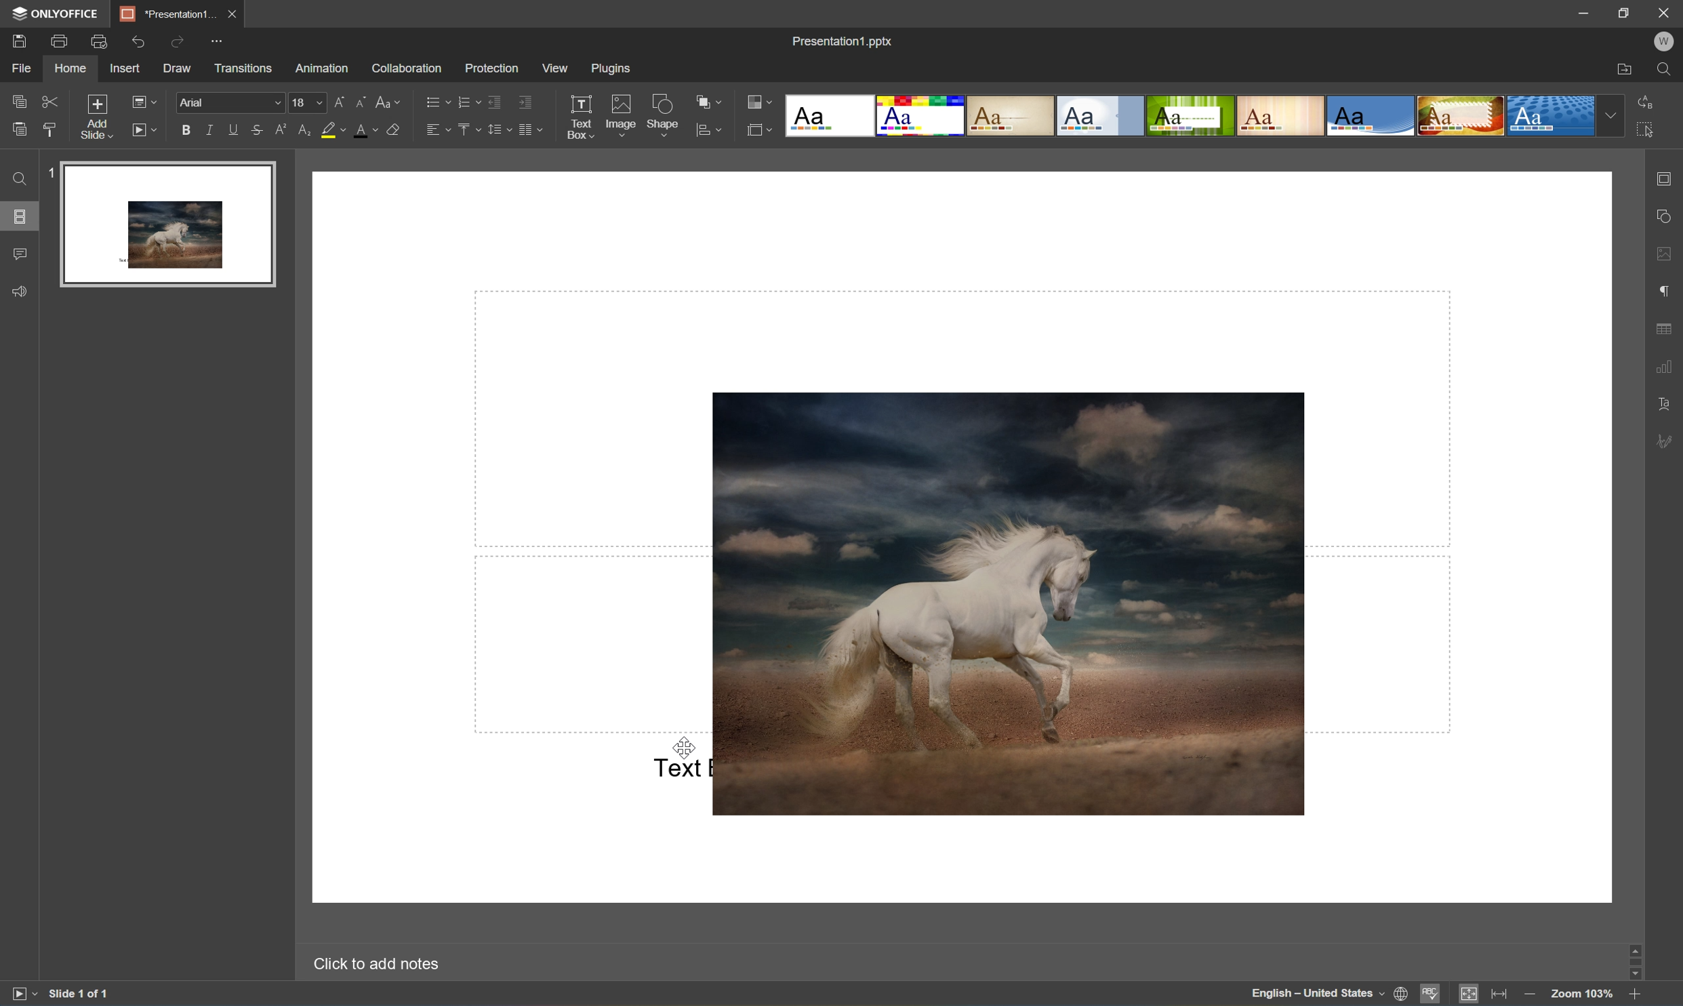 The image size is (1683, 1006). What do you see at coordinates (579, 117) in the screenshot?
I see `Text Box` at bounding box center [579, 117].